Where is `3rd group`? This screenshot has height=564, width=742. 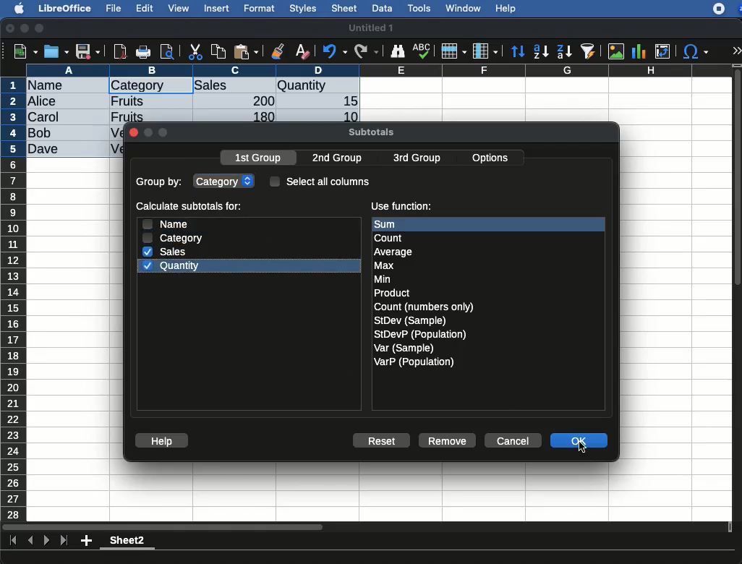
3rd group is located at coordinates (417, 159).